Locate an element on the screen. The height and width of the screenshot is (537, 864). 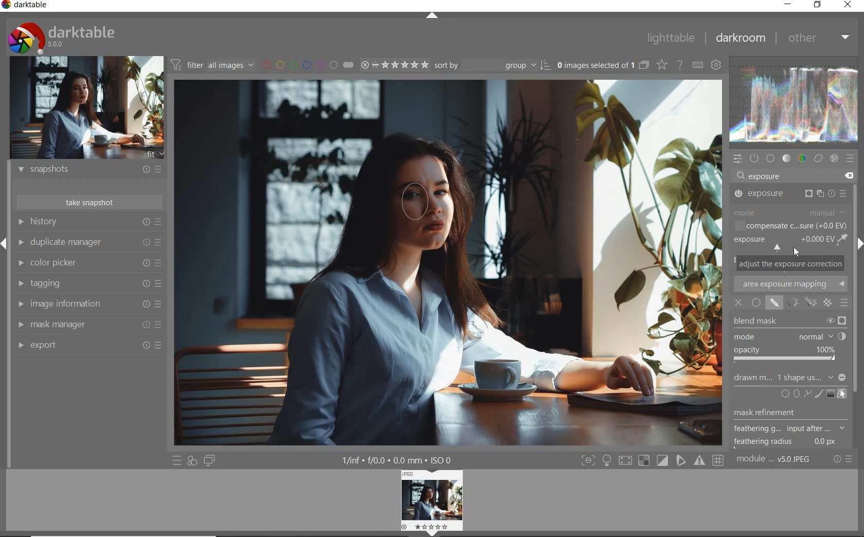
COMPENSATE C...SURE is located at coordinates (791, 226).